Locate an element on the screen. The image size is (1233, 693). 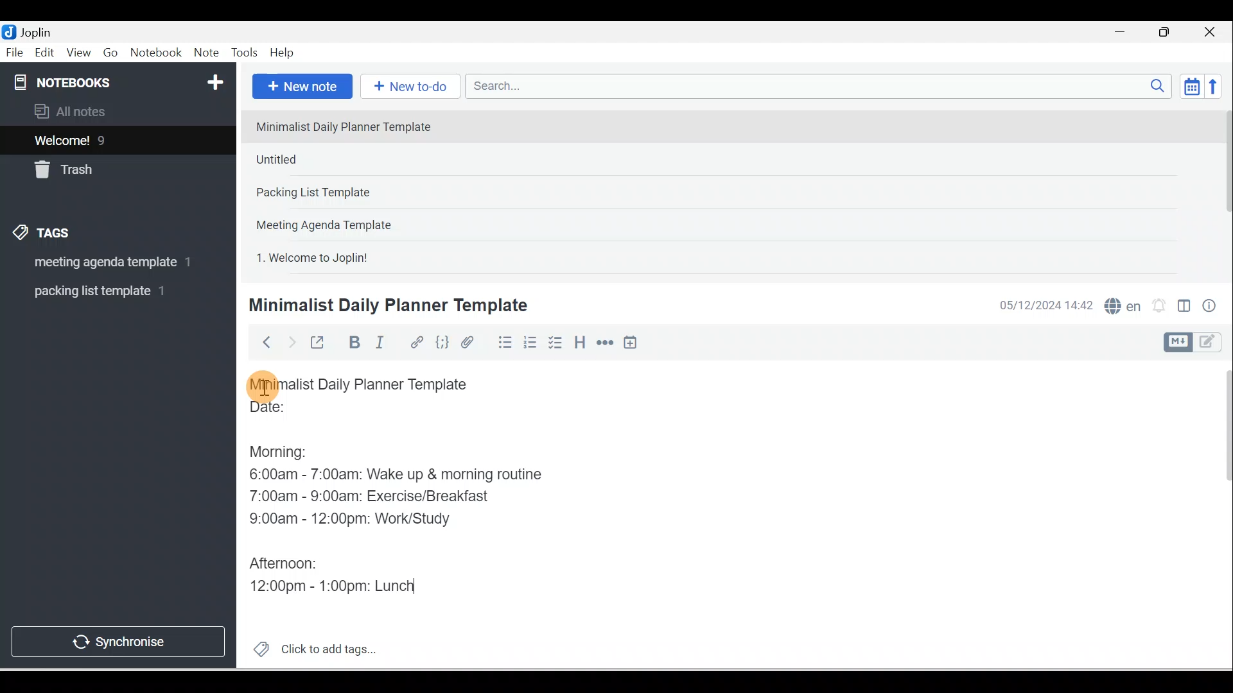
Maximise is located at coordinates (1169, 33).